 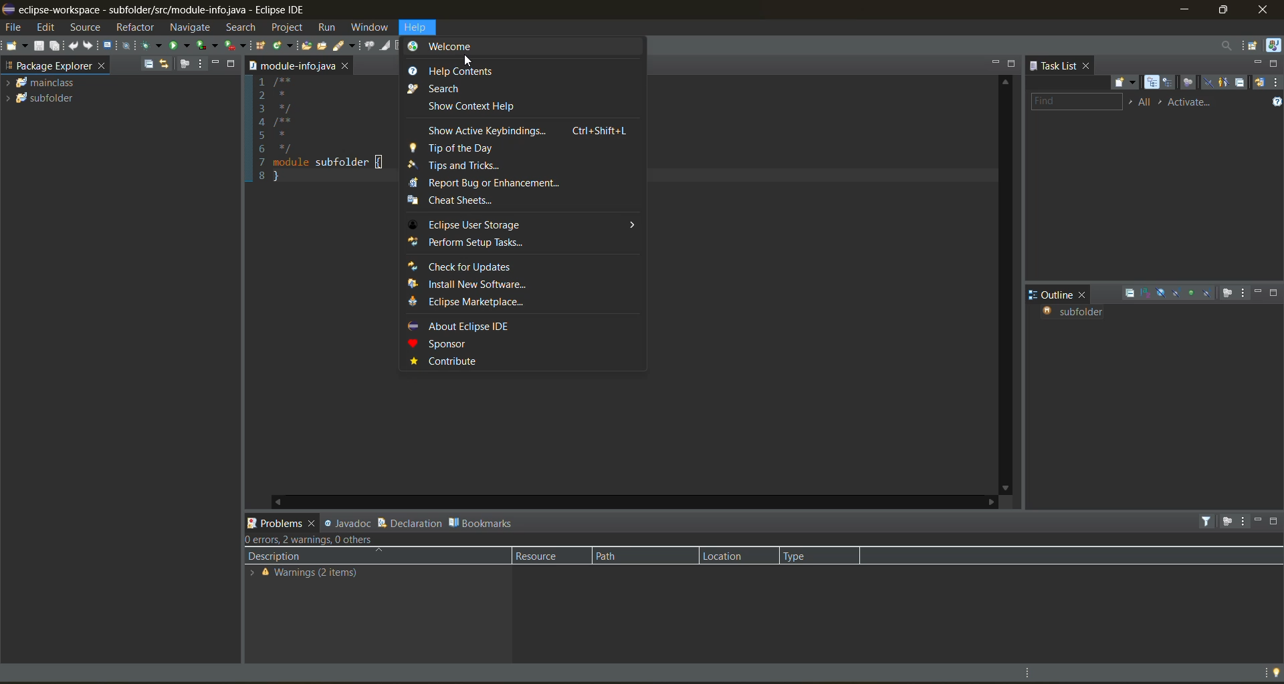 What do you see at coordinates (1260, 520) in the screenshot?
I see `minimize` at bounding box center [1260, 520].